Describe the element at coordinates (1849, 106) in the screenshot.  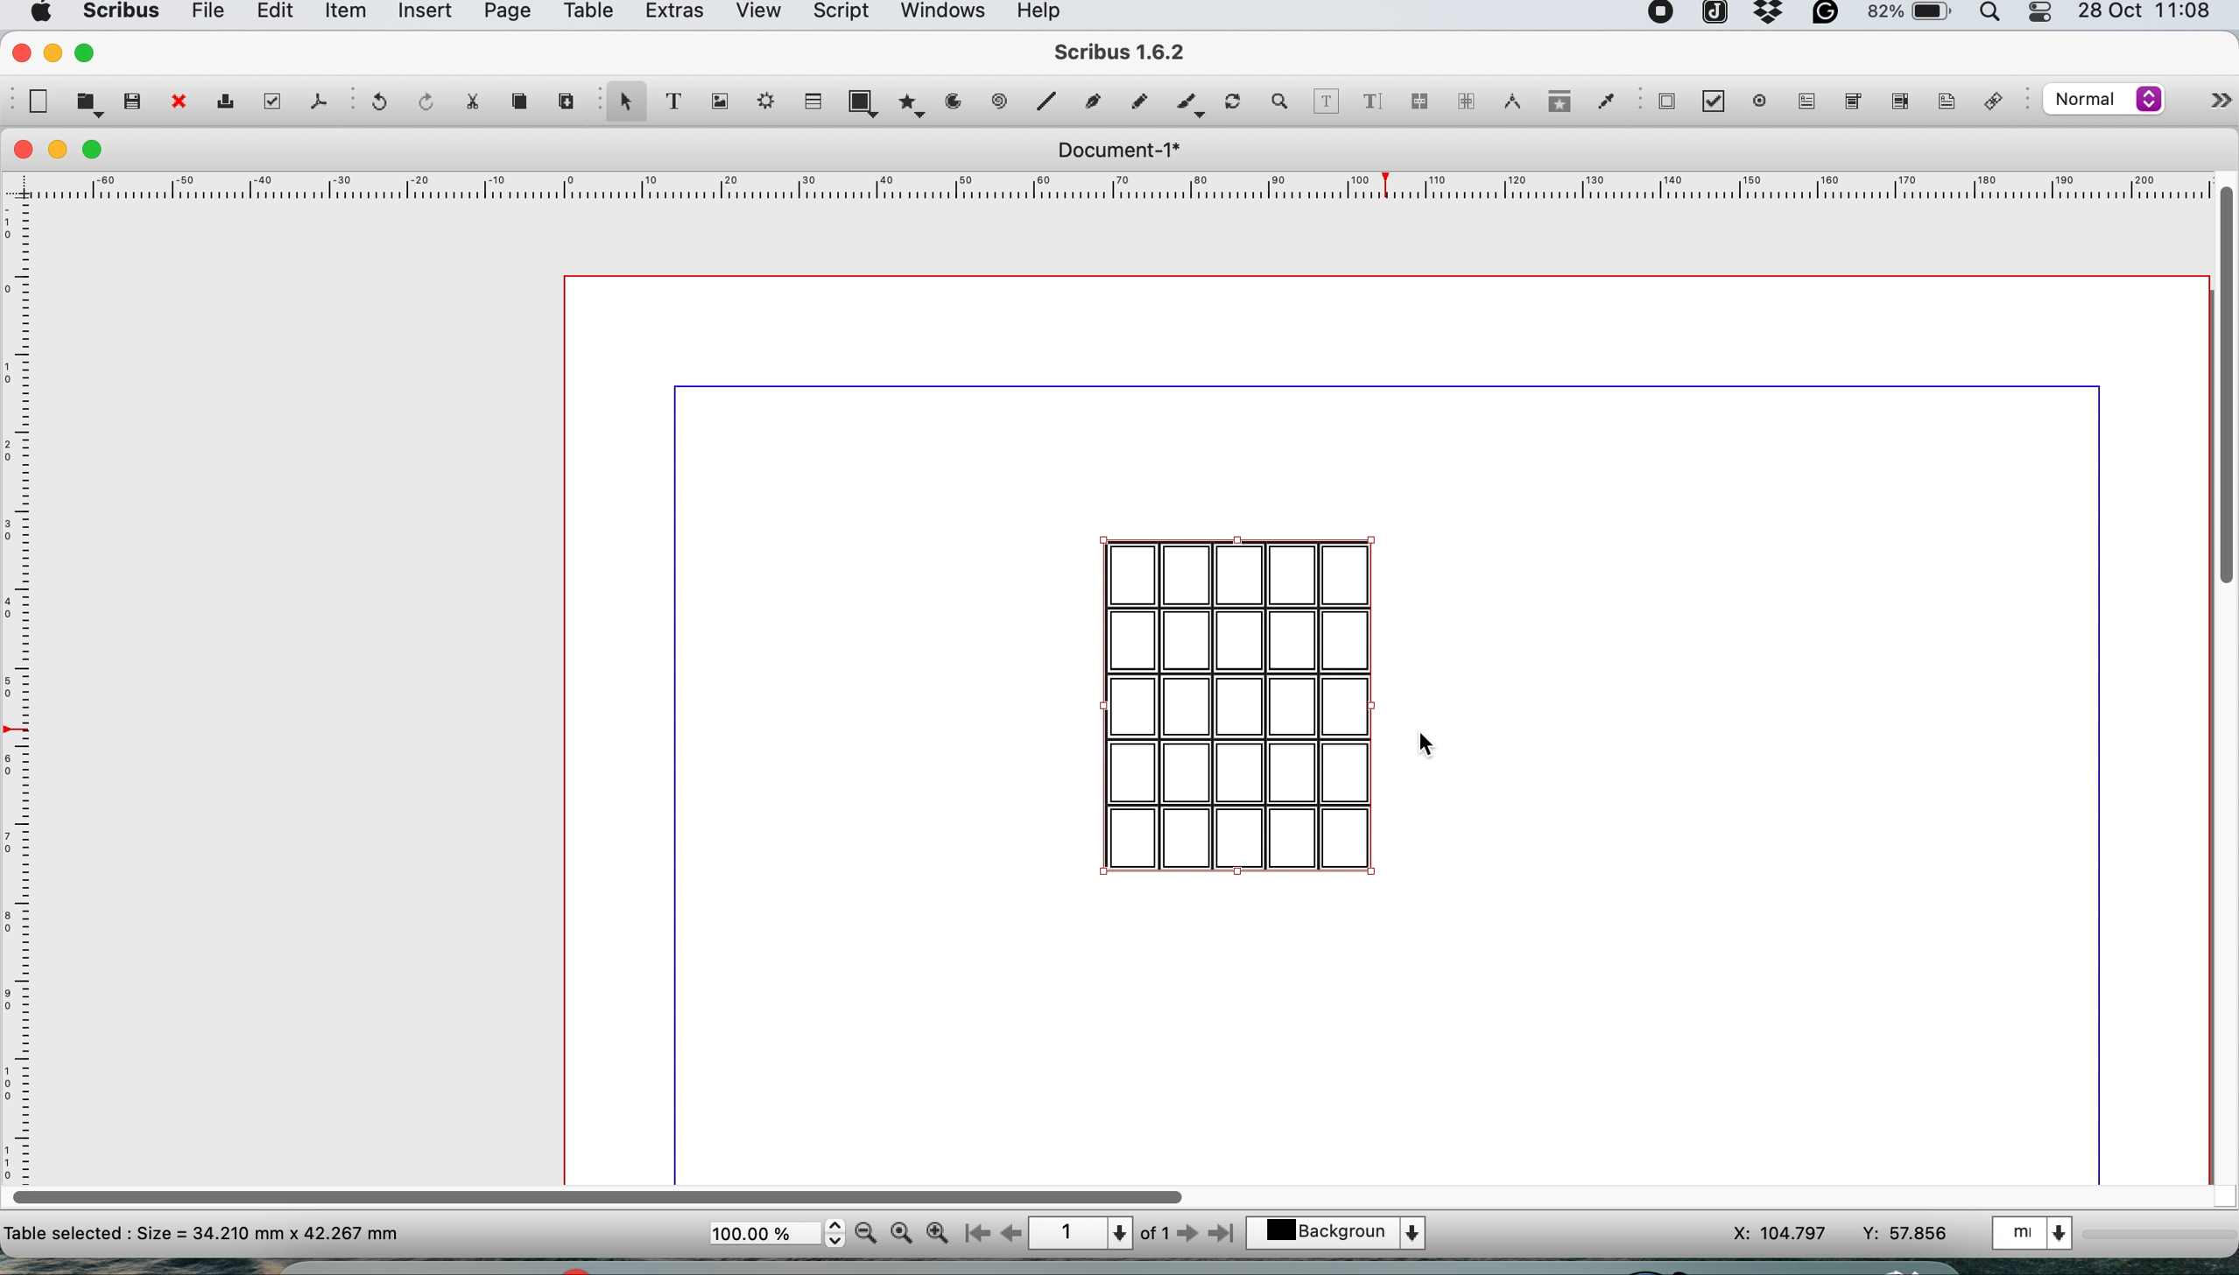
I see `pdf combo box` at that location.